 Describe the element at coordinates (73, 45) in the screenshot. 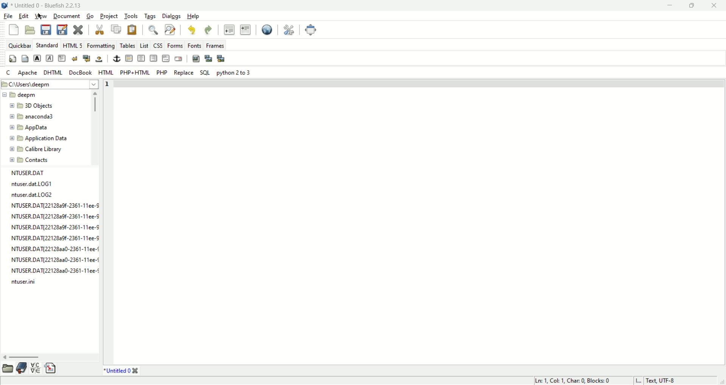

I see `HTML 5` at that location.